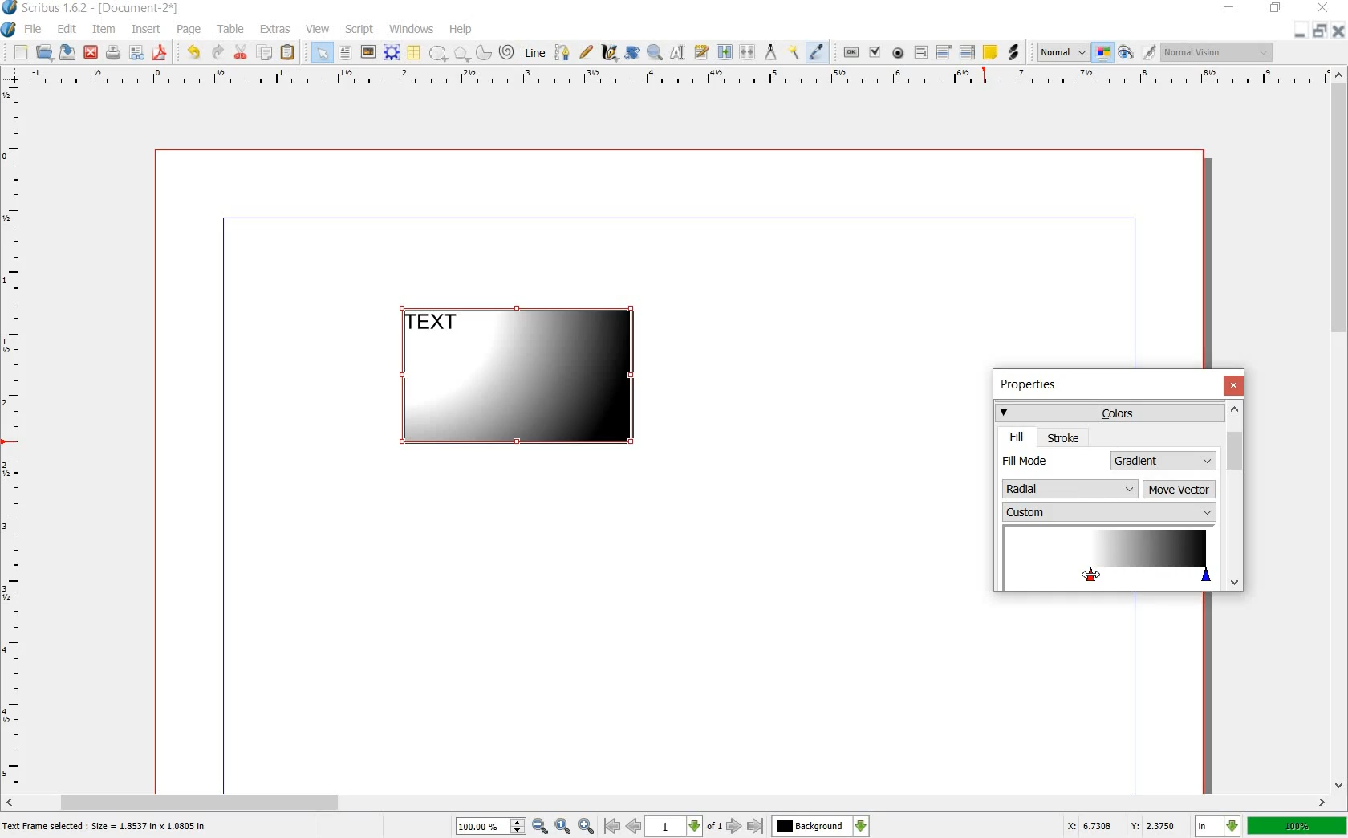 The width and height of the screenshot is (1348, 838). I want to click on of 1, so click(713, 828).